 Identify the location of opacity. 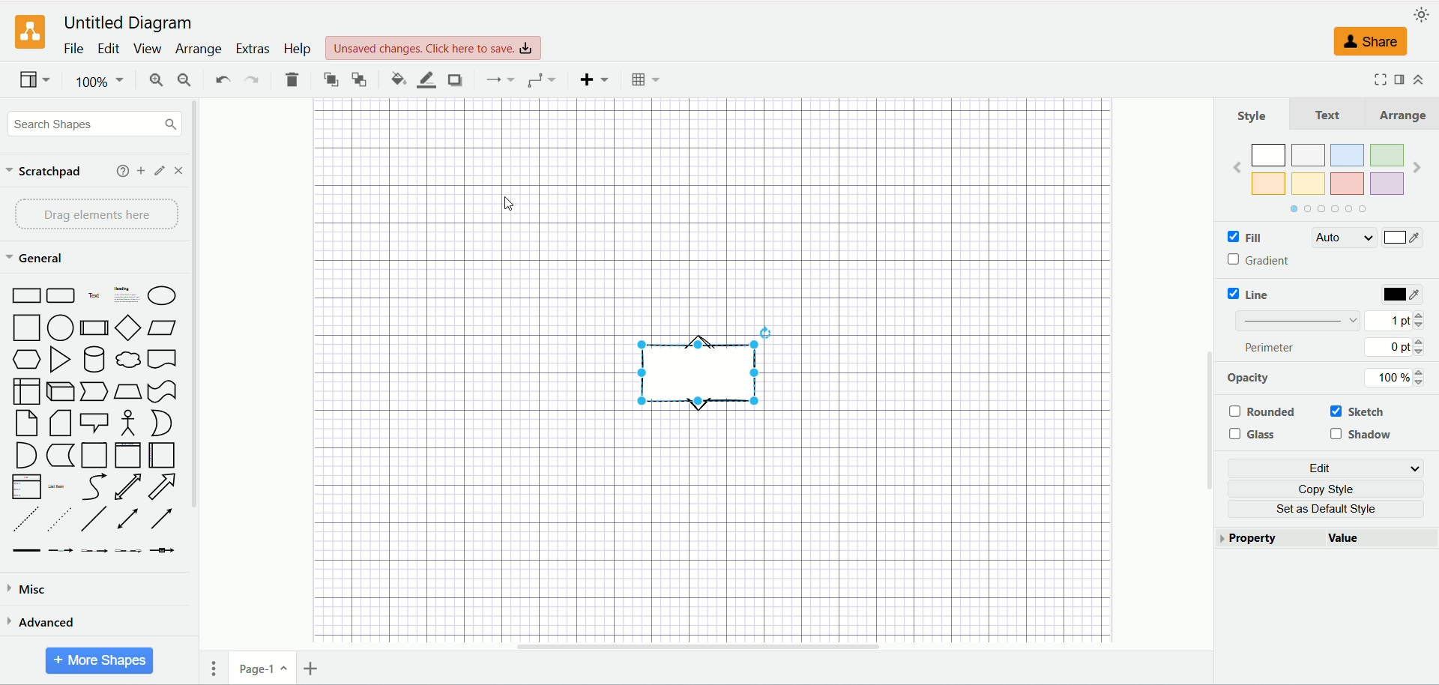
(1258, 376).